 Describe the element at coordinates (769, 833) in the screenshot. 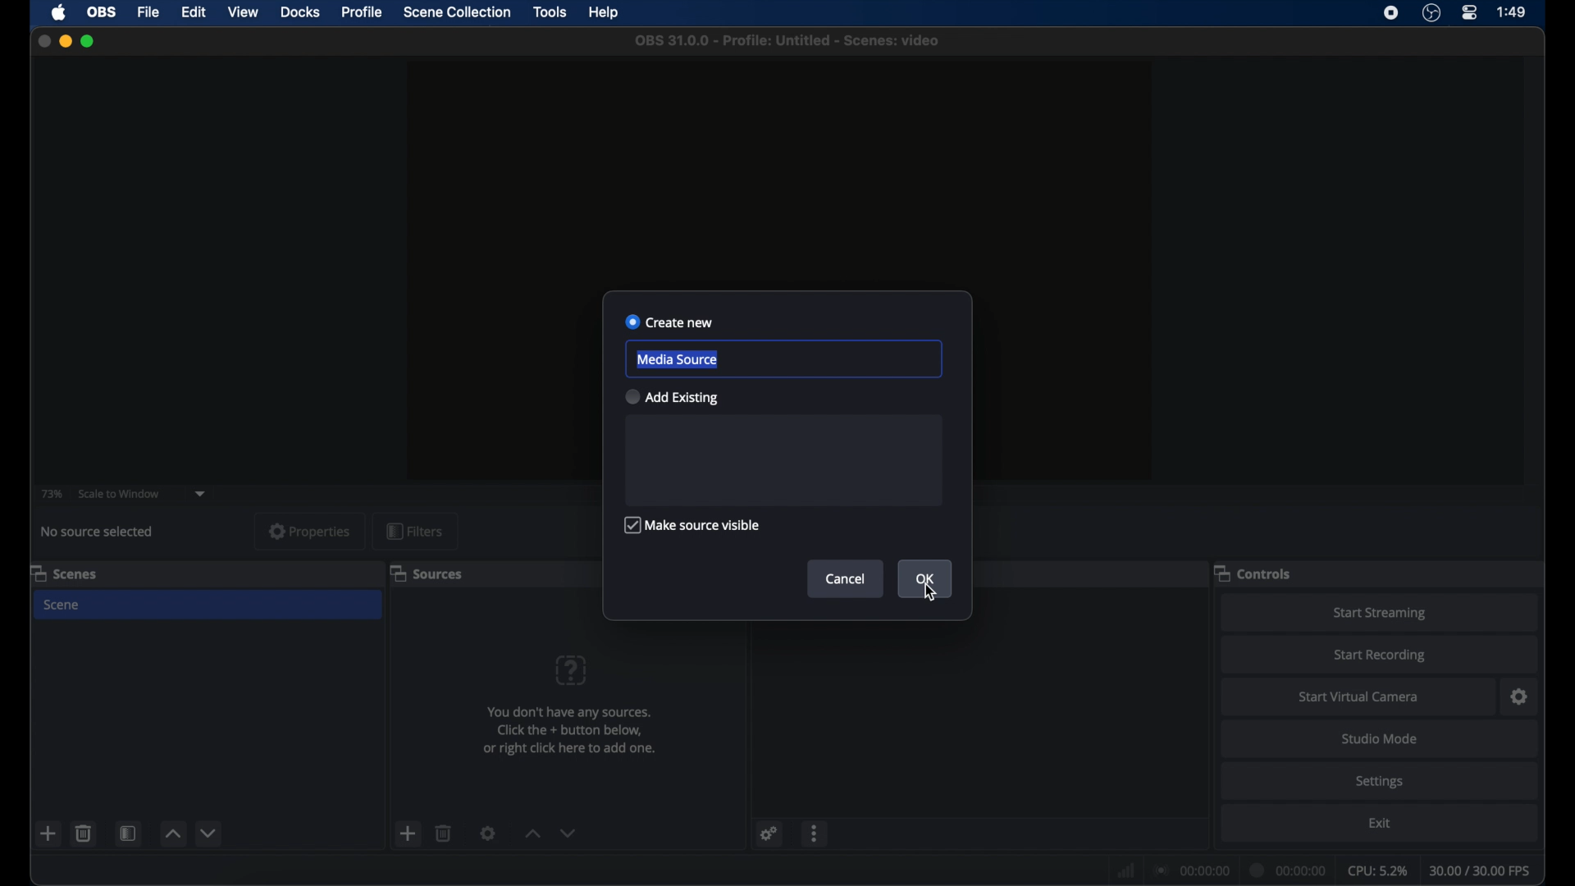

I see `settings` at that location.